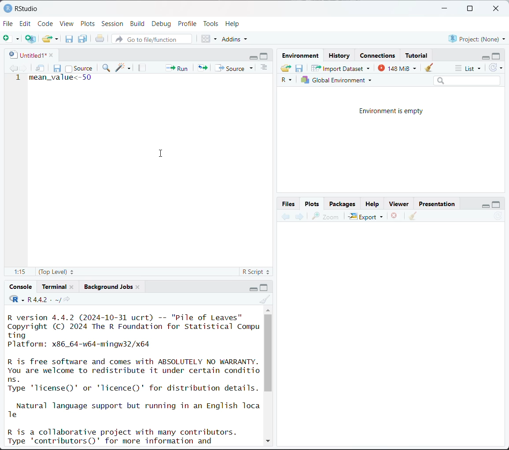 Image resolution: width=509 pixels, height=450 pixels. I want to click on Presentation, so click(437, 204).